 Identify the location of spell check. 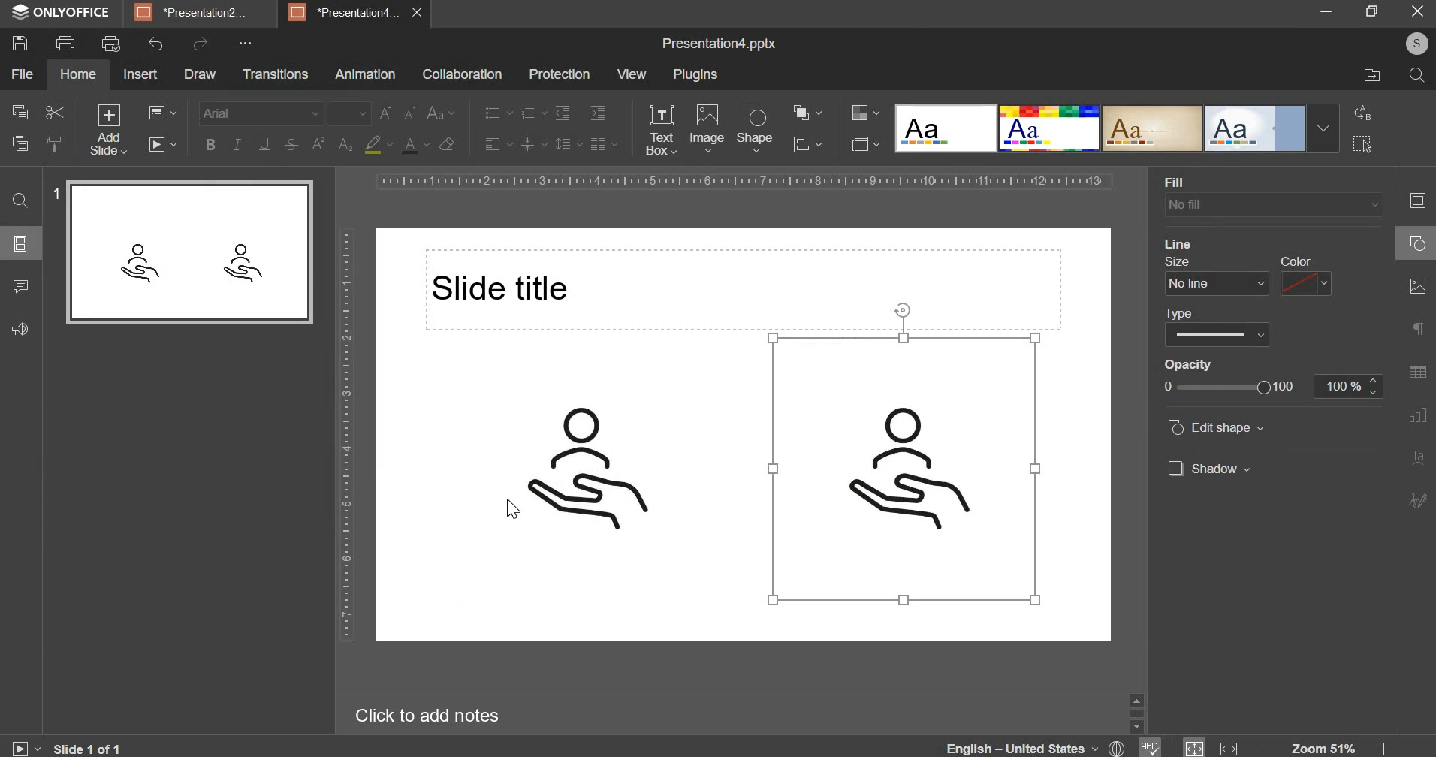
(1151, 747).